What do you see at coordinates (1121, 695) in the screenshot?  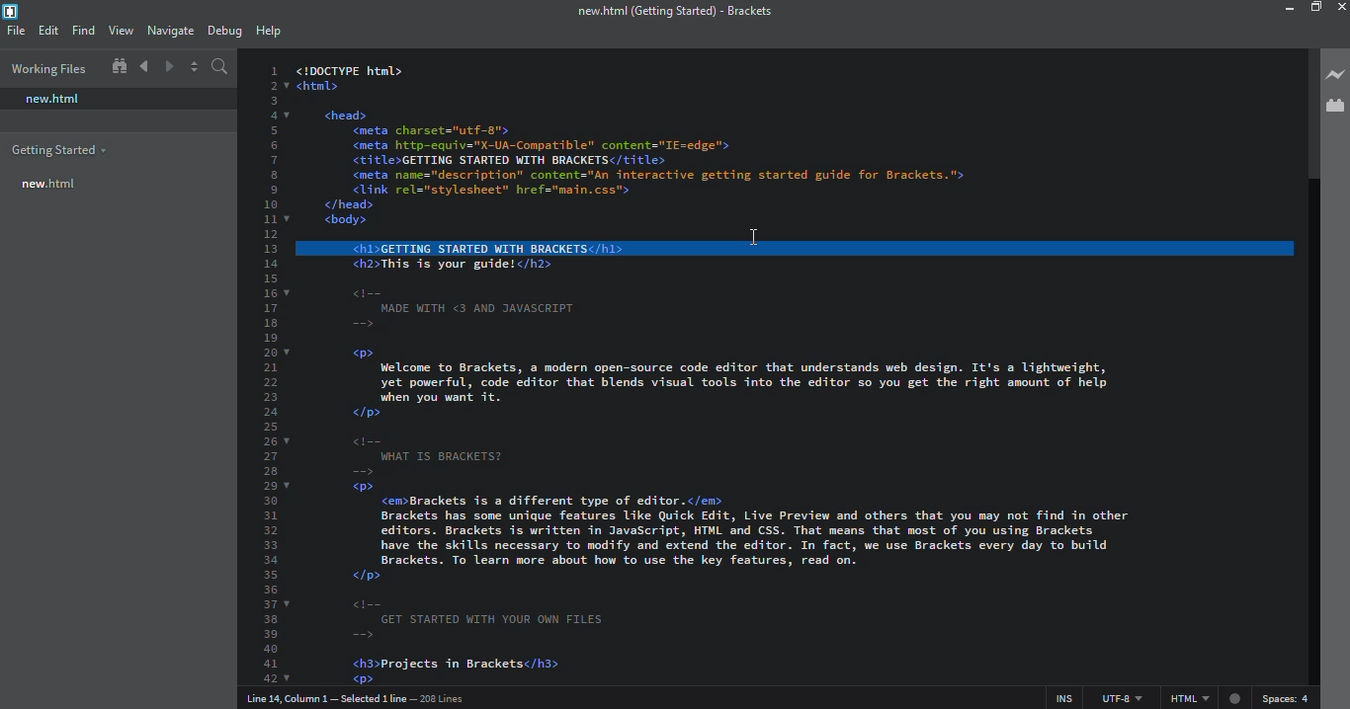 I see `utf 8` at bounding box center [1121, 695].